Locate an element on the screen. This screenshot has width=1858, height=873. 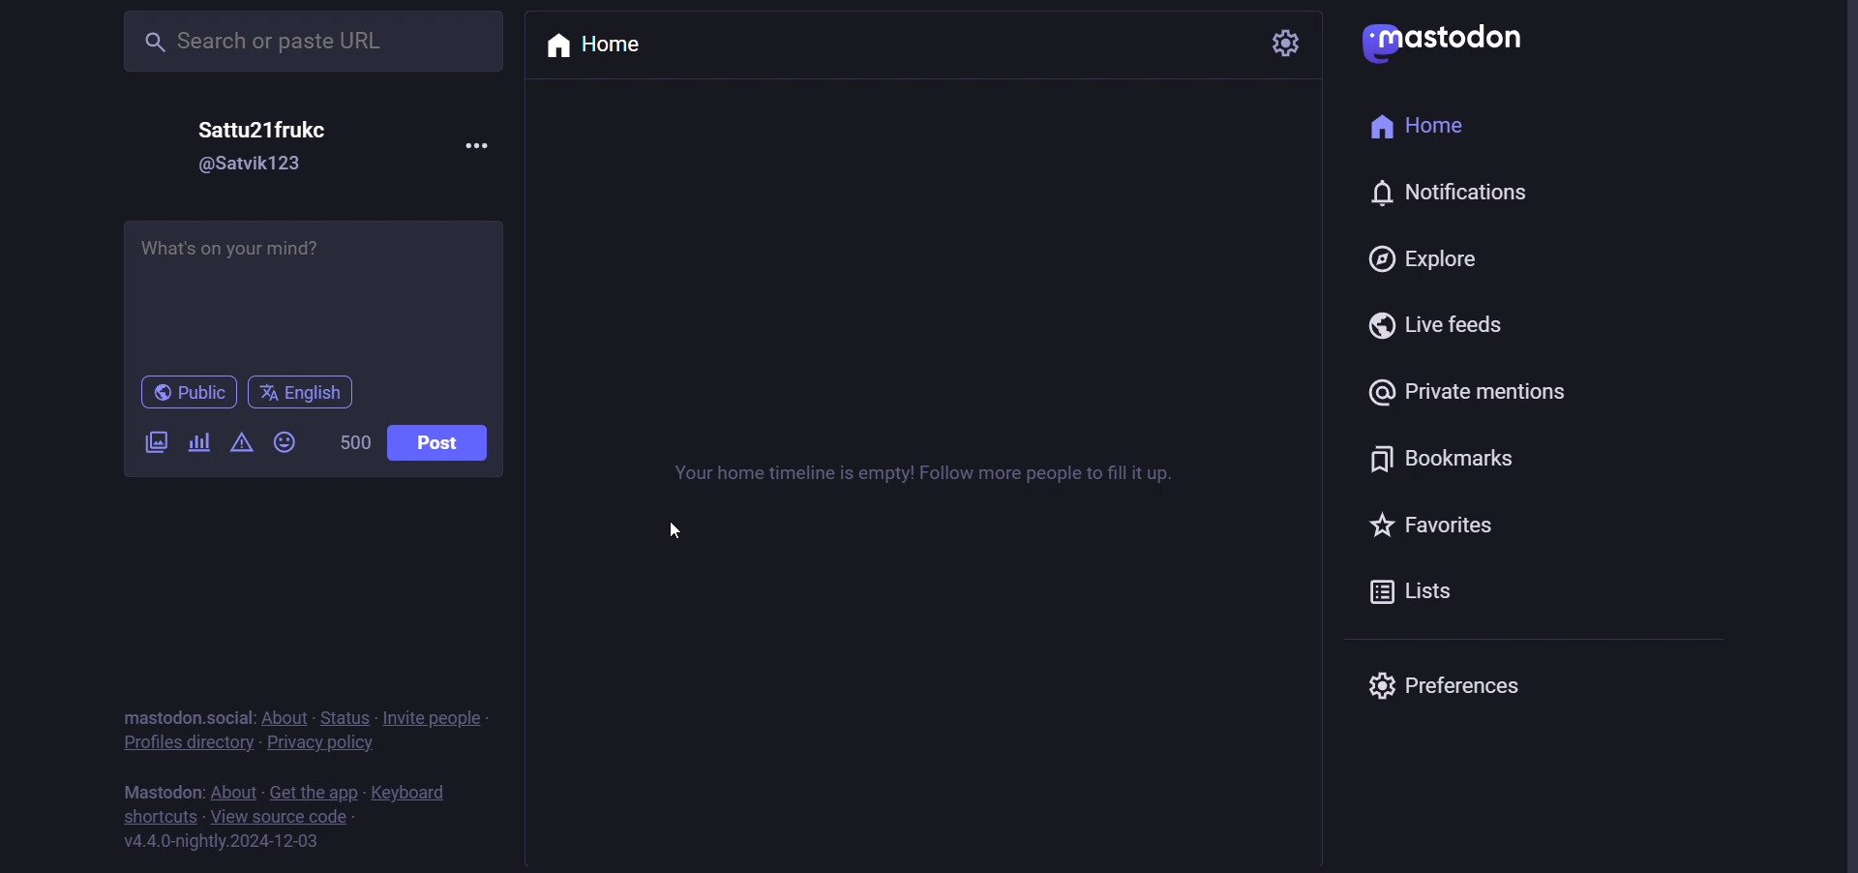
content warning is located at coordinates (239, 444).